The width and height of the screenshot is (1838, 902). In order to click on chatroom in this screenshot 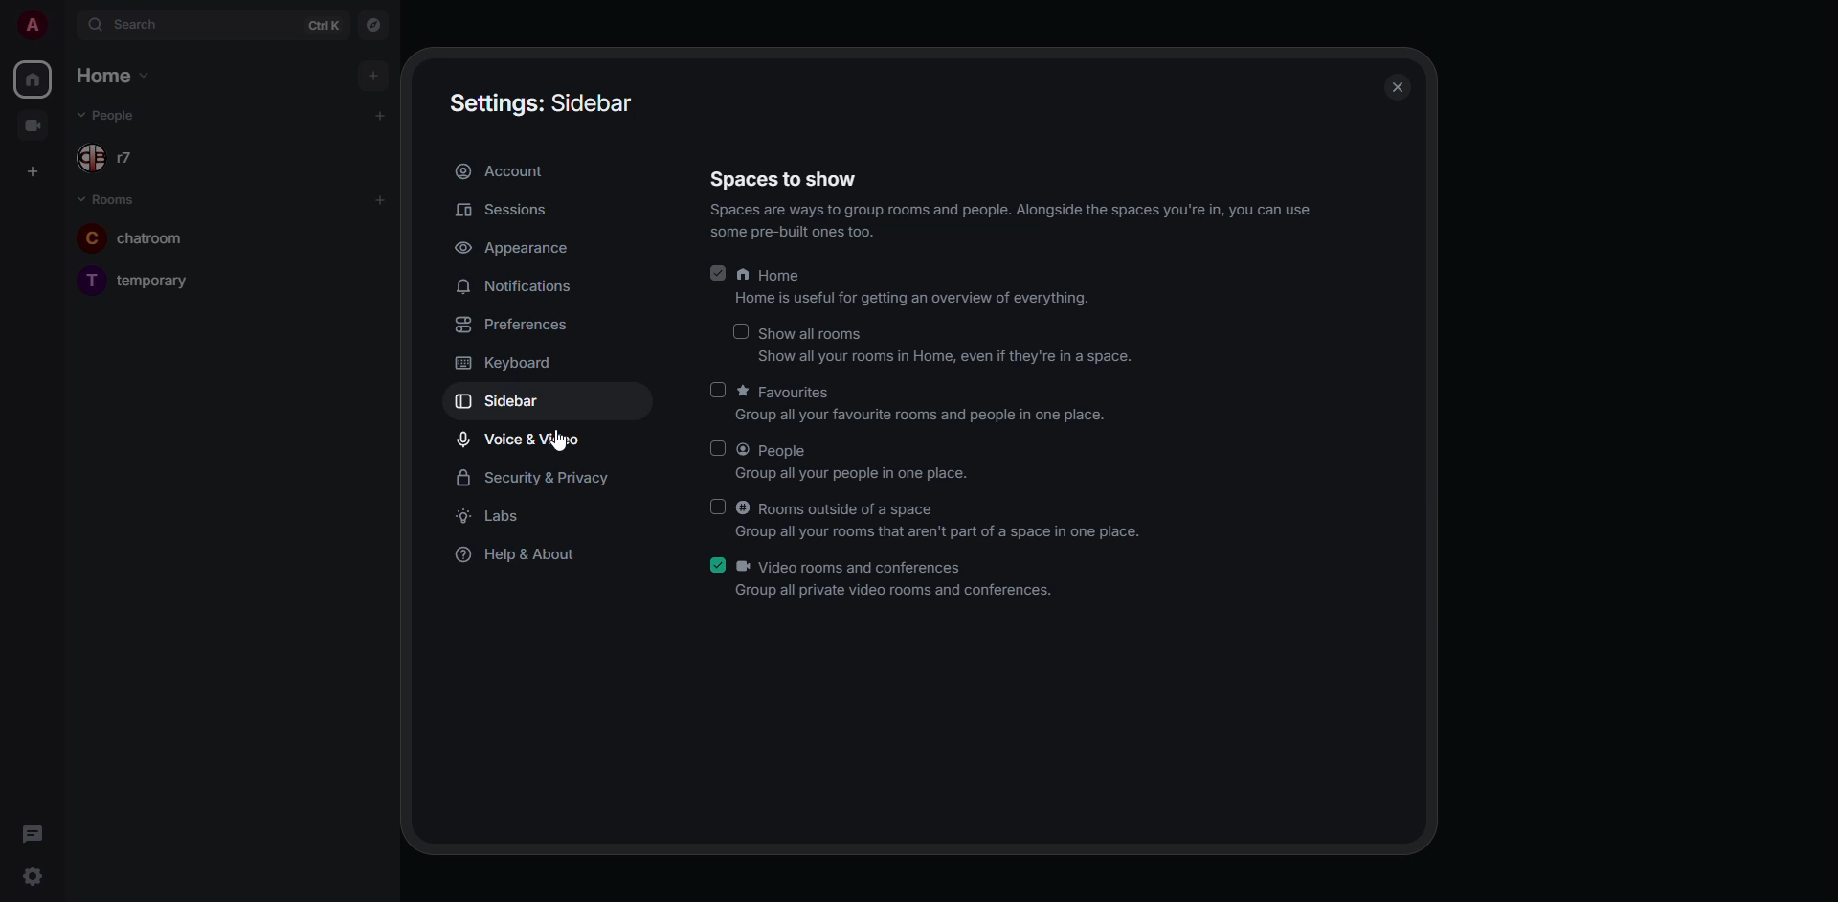, I will do `click(140, 237)`.